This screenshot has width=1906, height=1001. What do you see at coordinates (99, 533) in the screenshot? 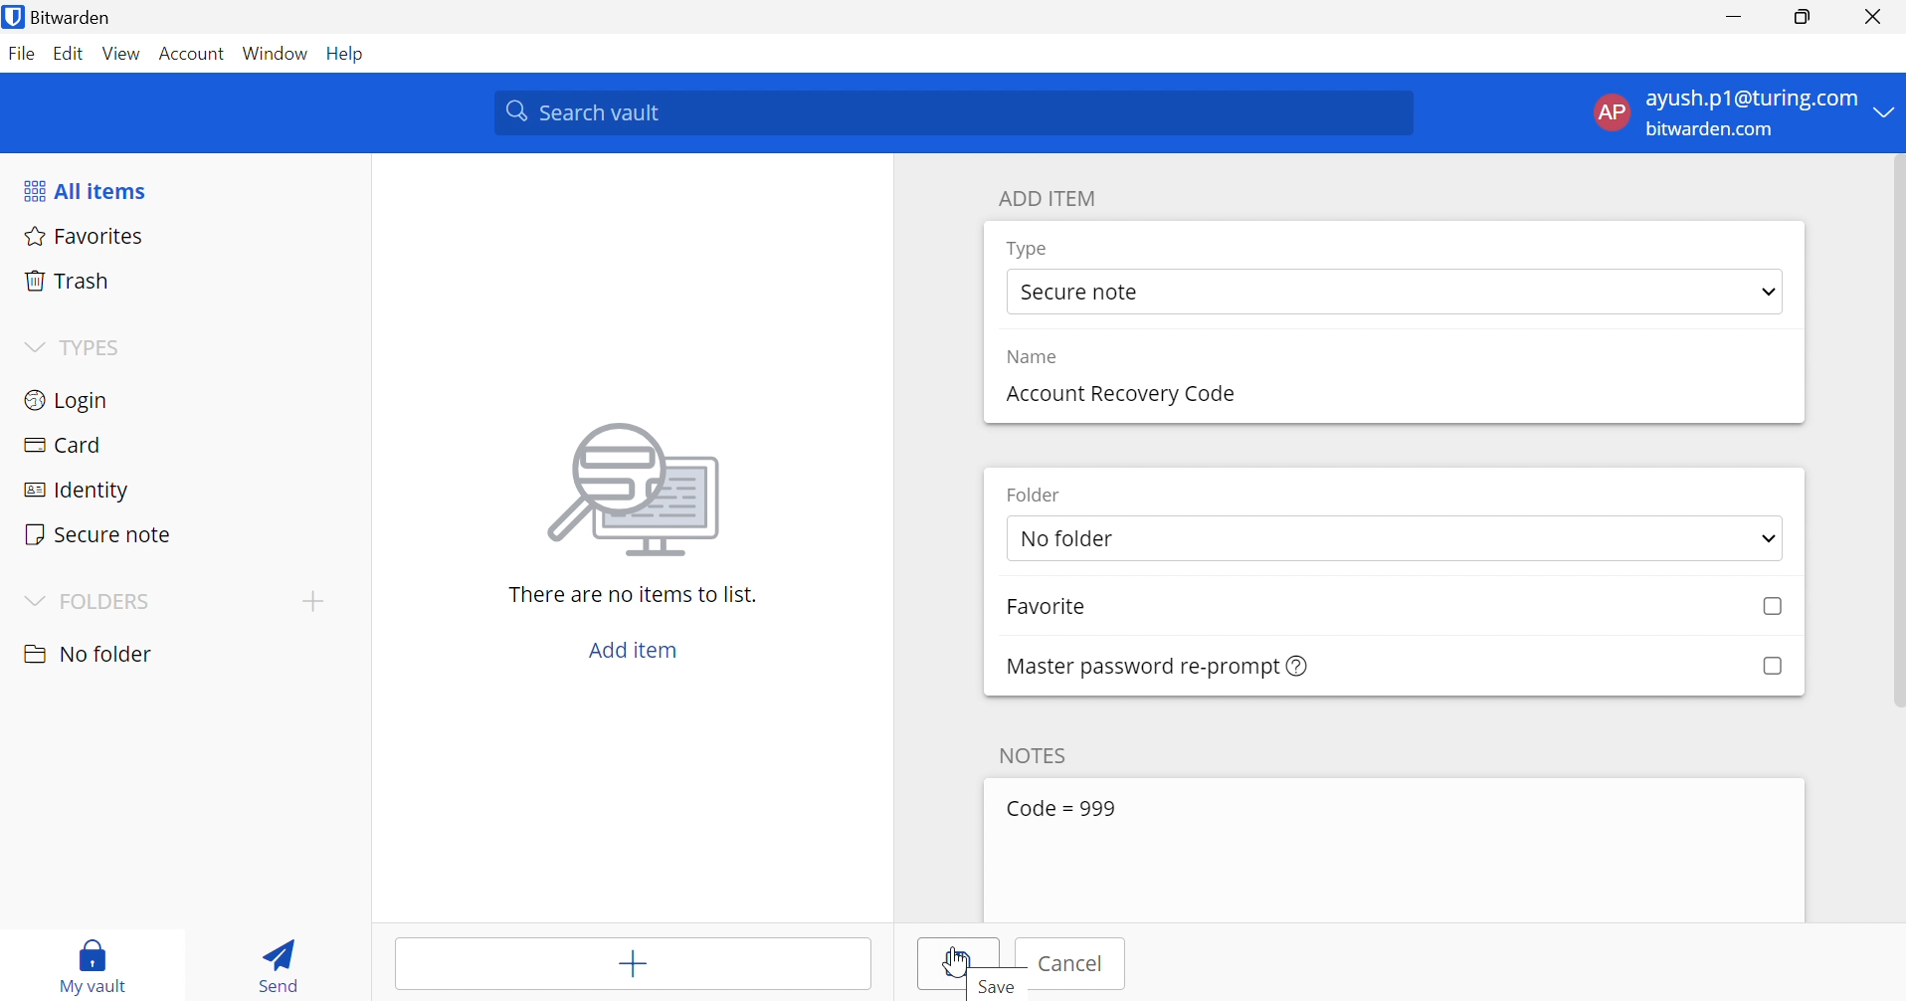
I see `Secure note` at bounding box center [99, 533].